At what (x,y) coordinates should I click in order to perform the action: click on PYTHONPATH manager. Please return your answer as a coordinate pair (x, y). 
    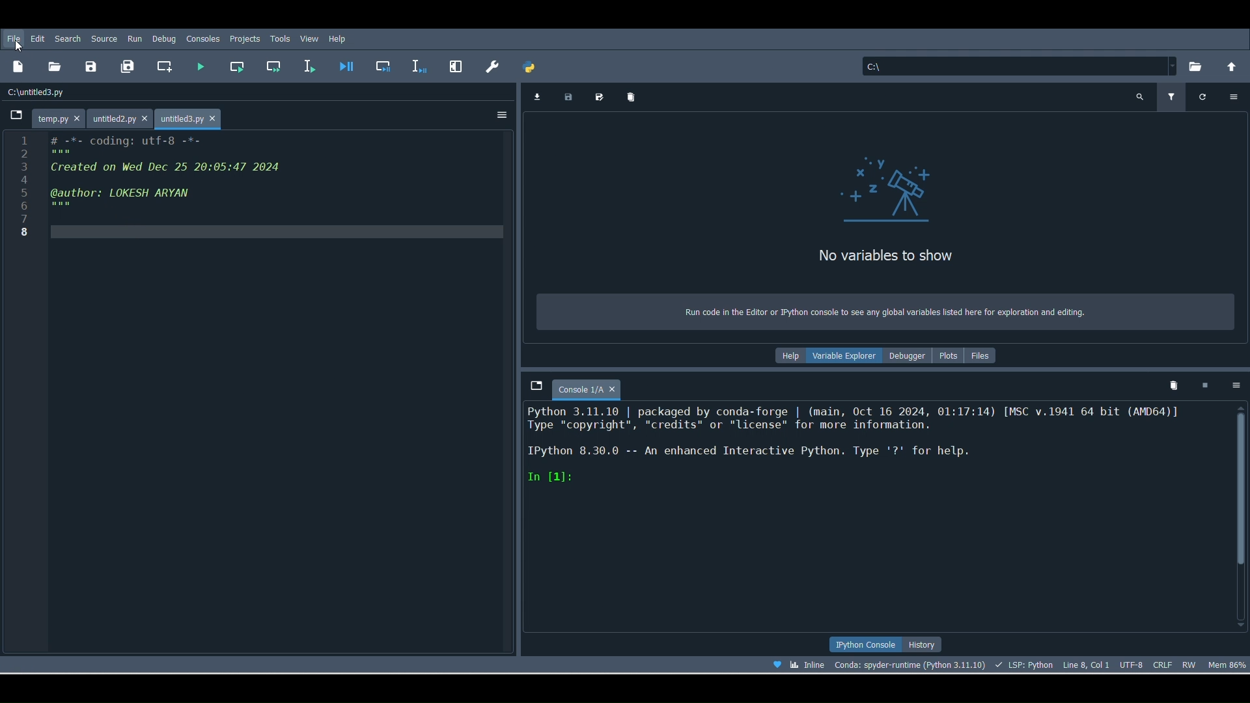
    Looking at the image, I should click on (534, 68).